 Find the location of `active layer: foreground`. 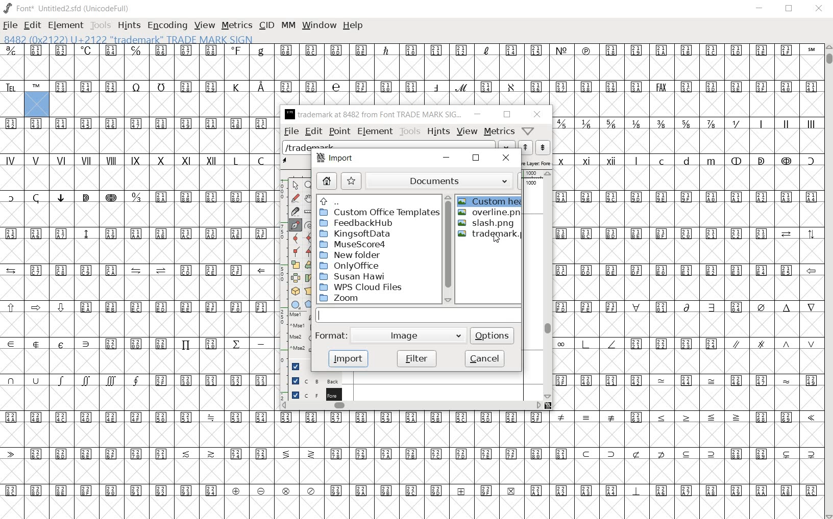

active layer: foreground is located at coordinates (536, 163).